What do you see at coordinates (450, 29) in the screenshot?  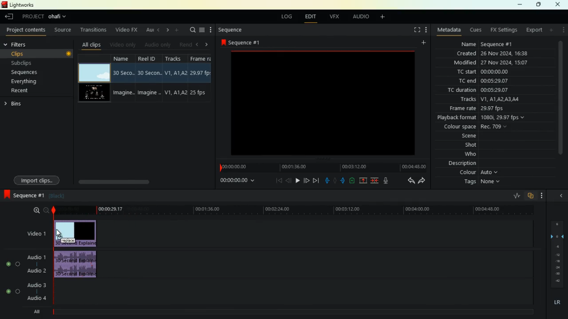 I see `metadata` at bounding box center [450, 29].